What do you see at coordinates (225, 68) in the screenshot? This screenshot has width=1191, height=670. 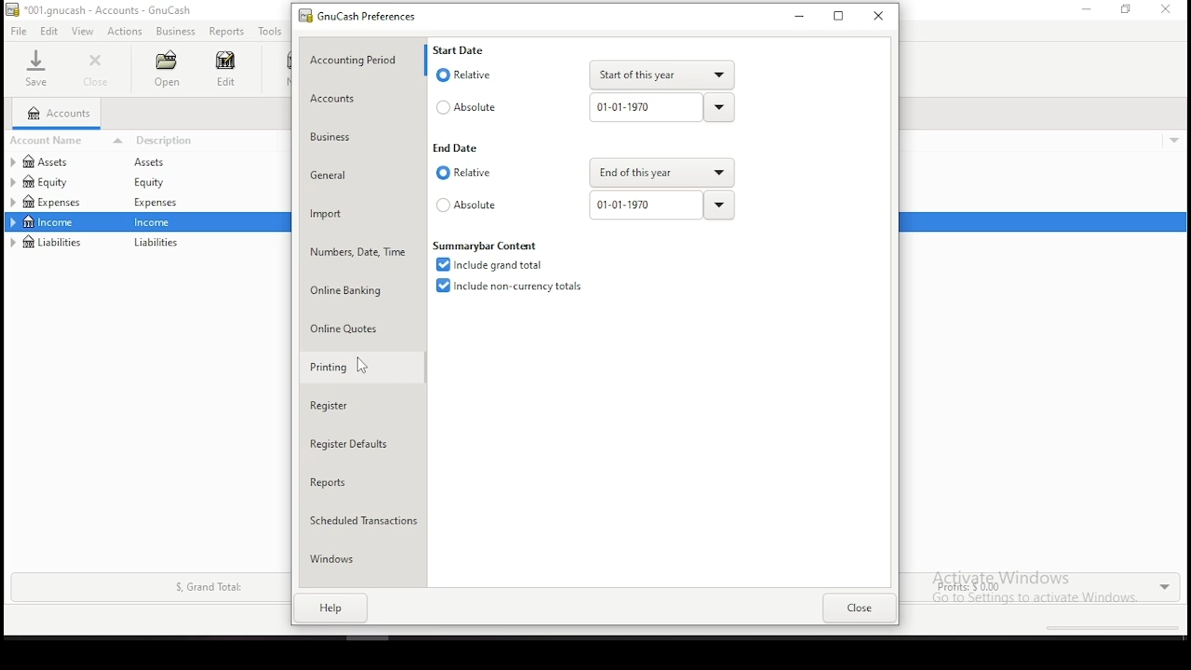 I see `edit` at bounding box center [225, 68].